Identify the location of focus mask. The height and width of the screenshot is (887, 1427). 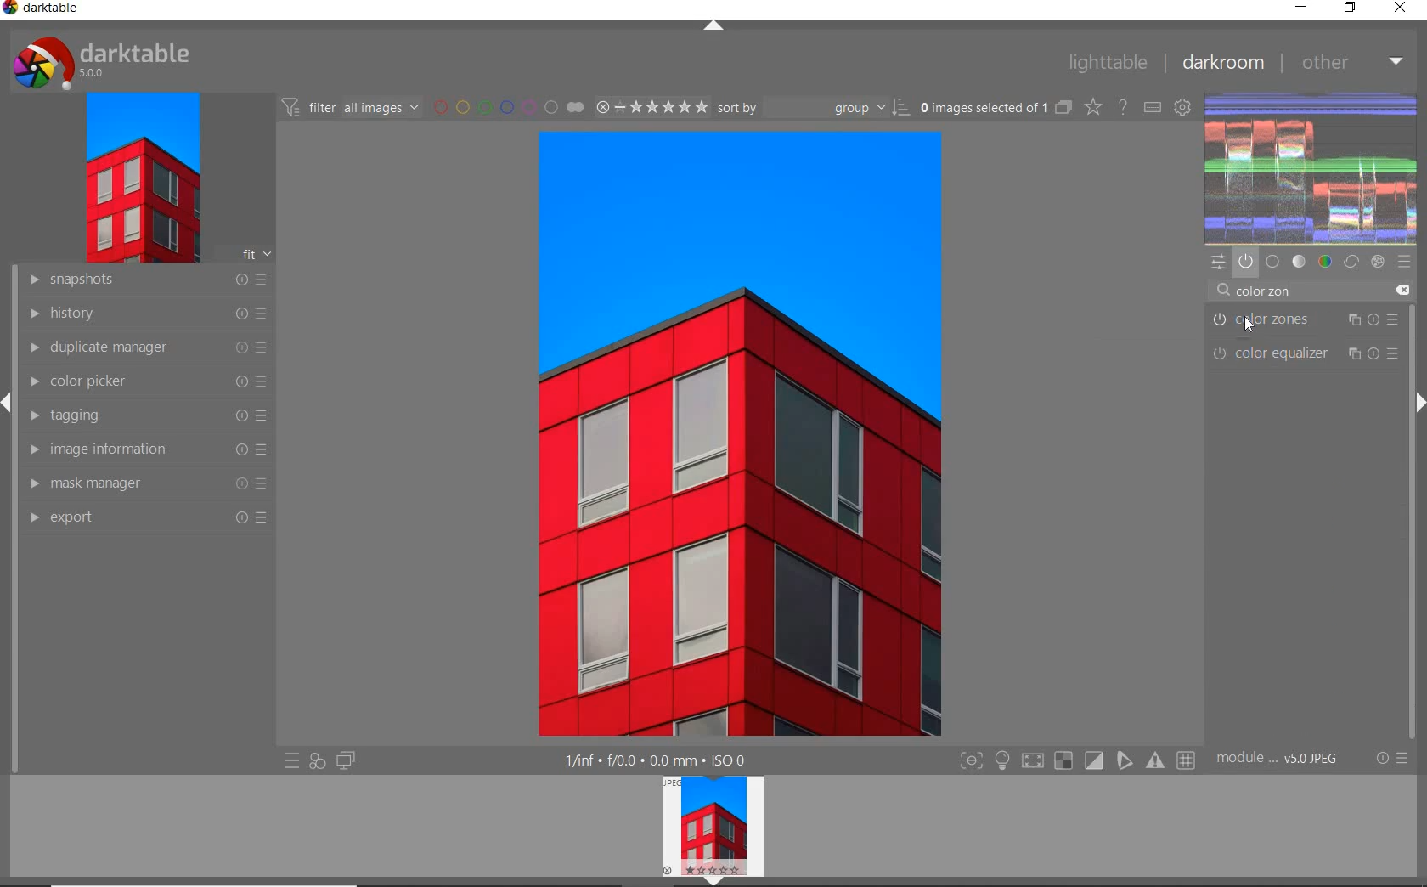
(1153, 761).